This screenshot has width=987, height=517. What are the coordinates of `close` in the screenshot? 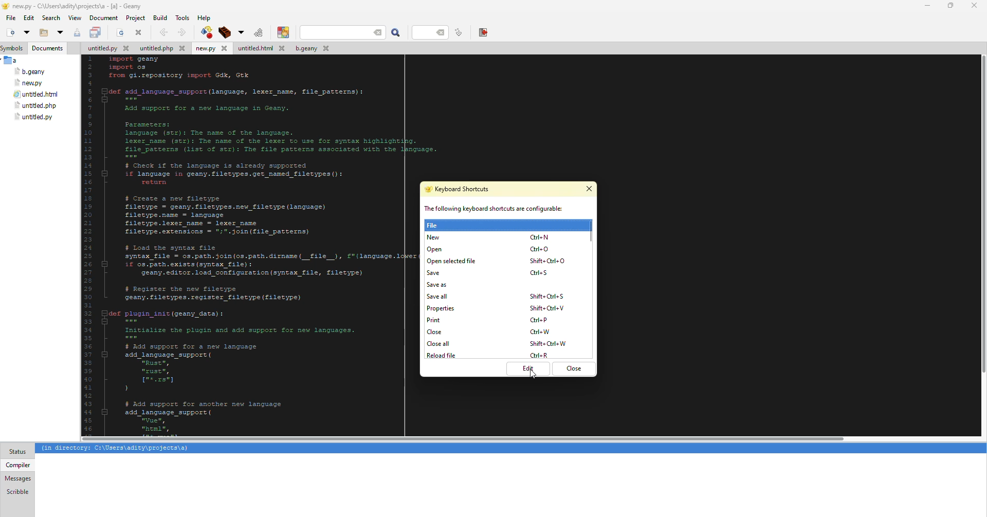 It's located at (139, 32).